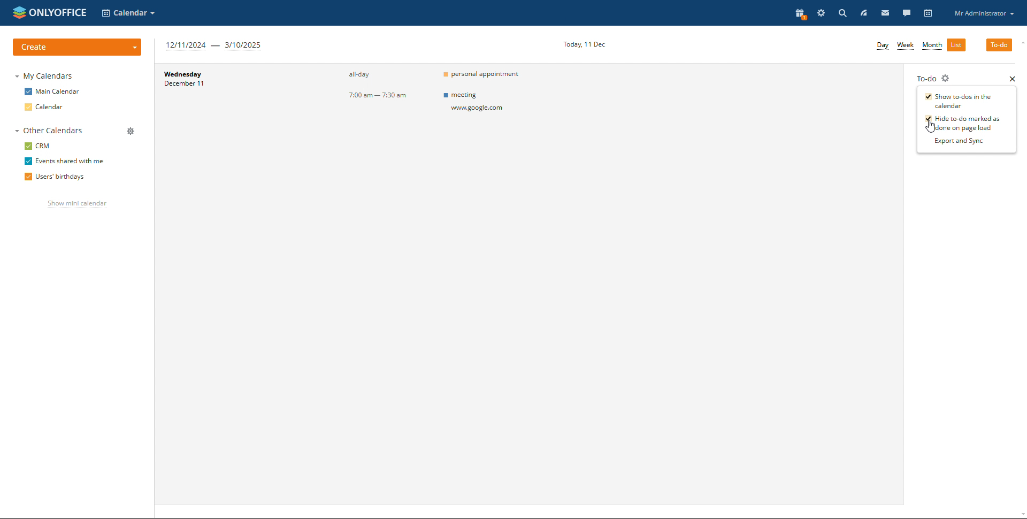 The width and height of the screenshot is (1027, 519). I want to click on scroll up, so click(1021, 42).